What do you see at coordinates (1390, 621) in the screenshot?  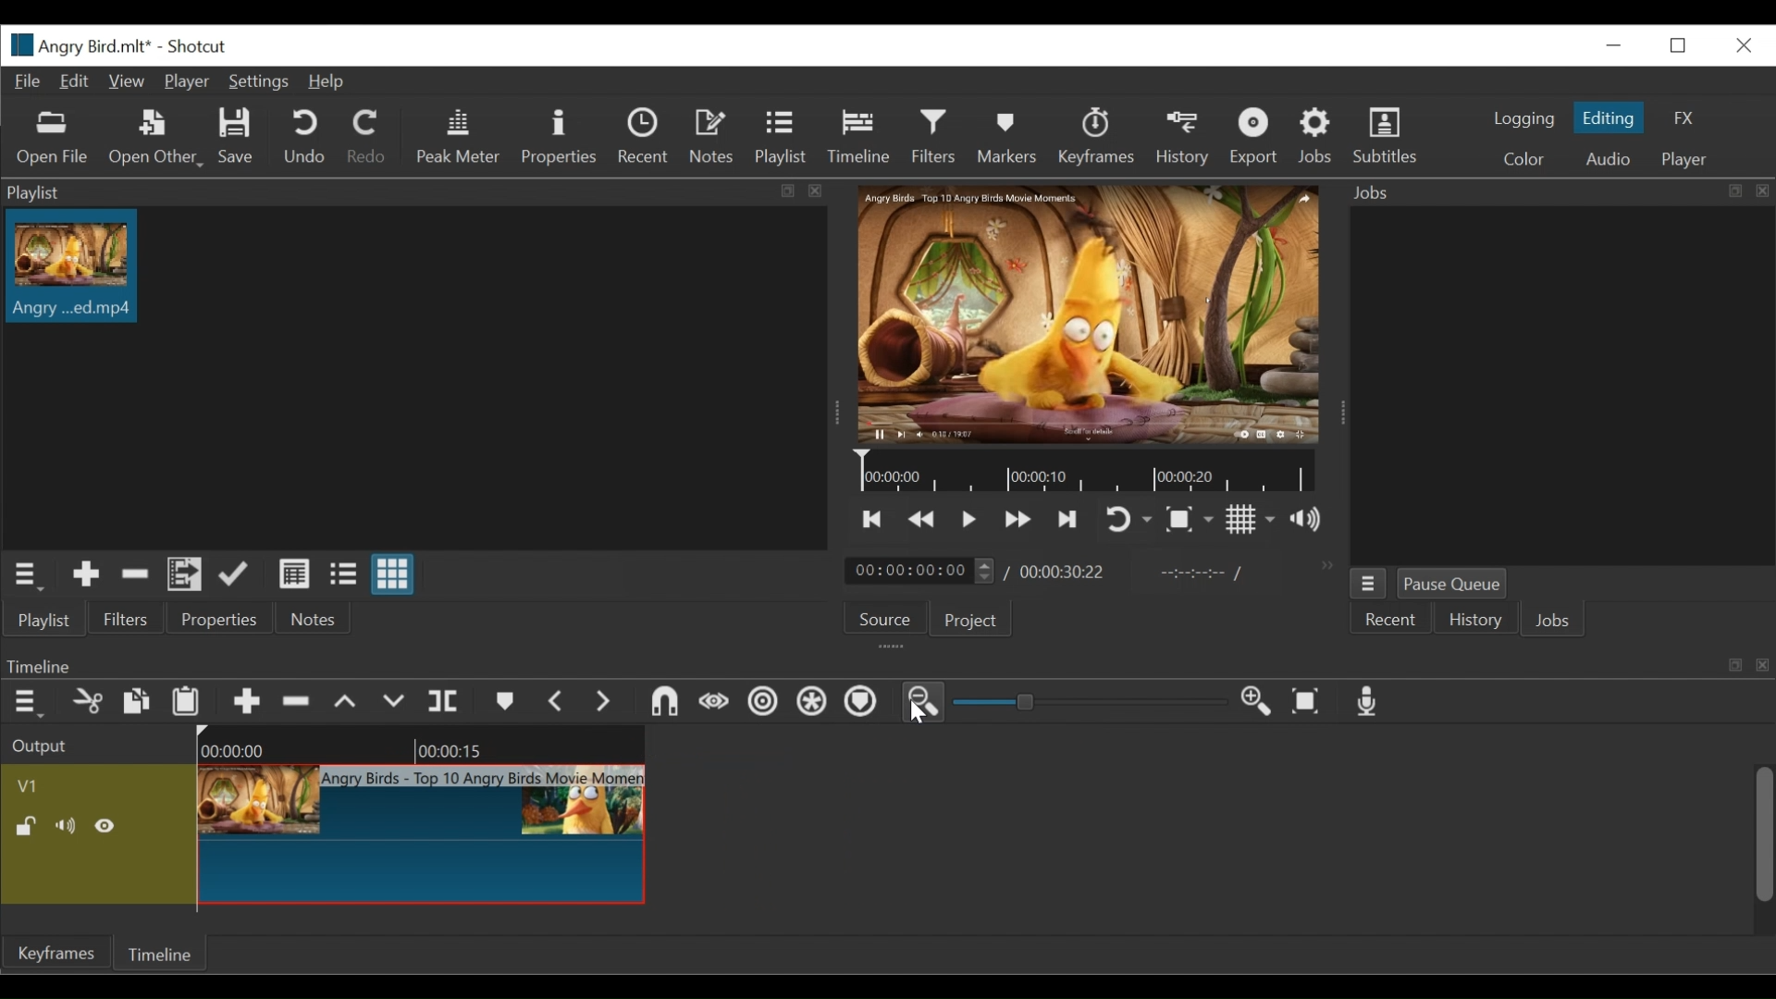 I see `Recent` at bounding box center [1390, 621].